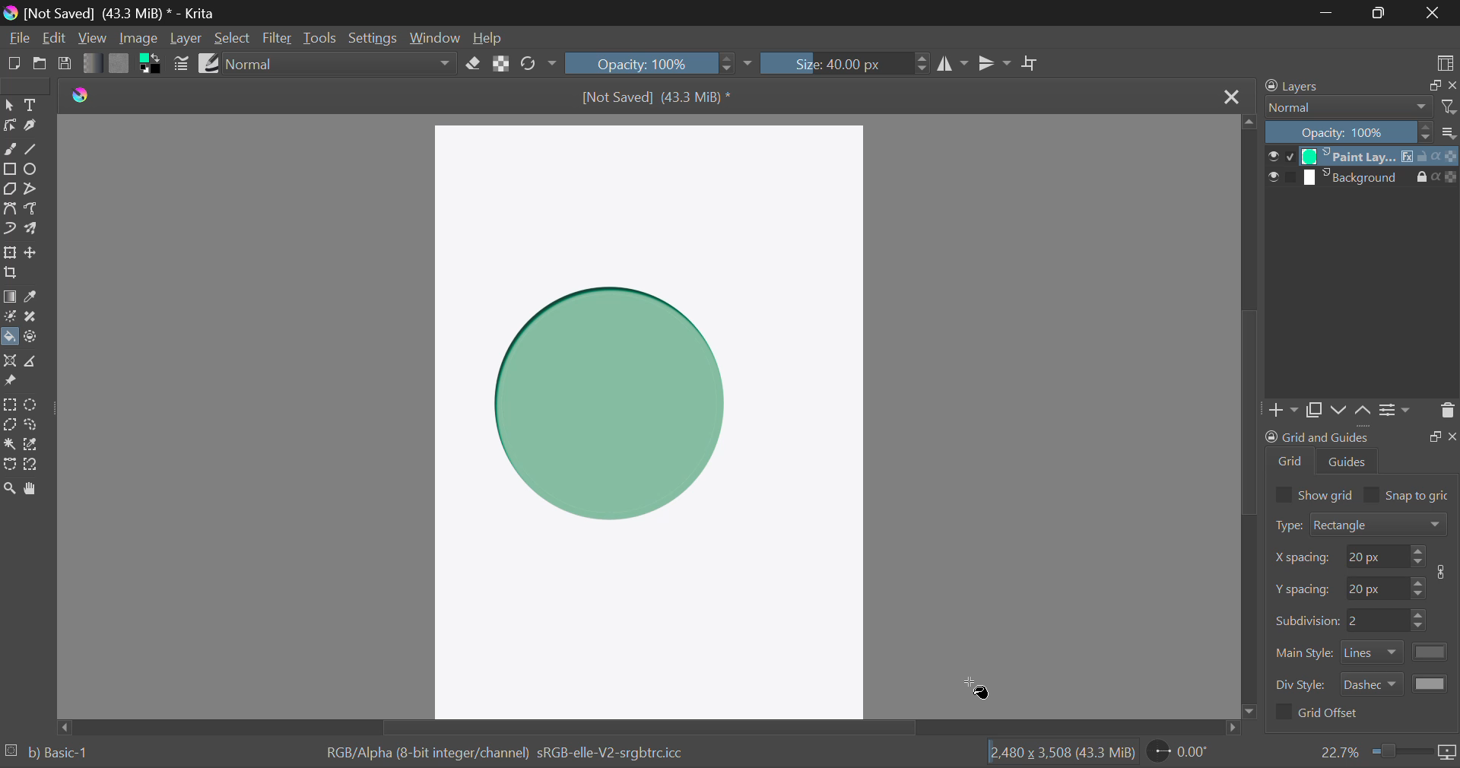  What do you see at coordinates (119, 65) in the screenshot?
I see `Pattern` at bounding box center [119, 65].